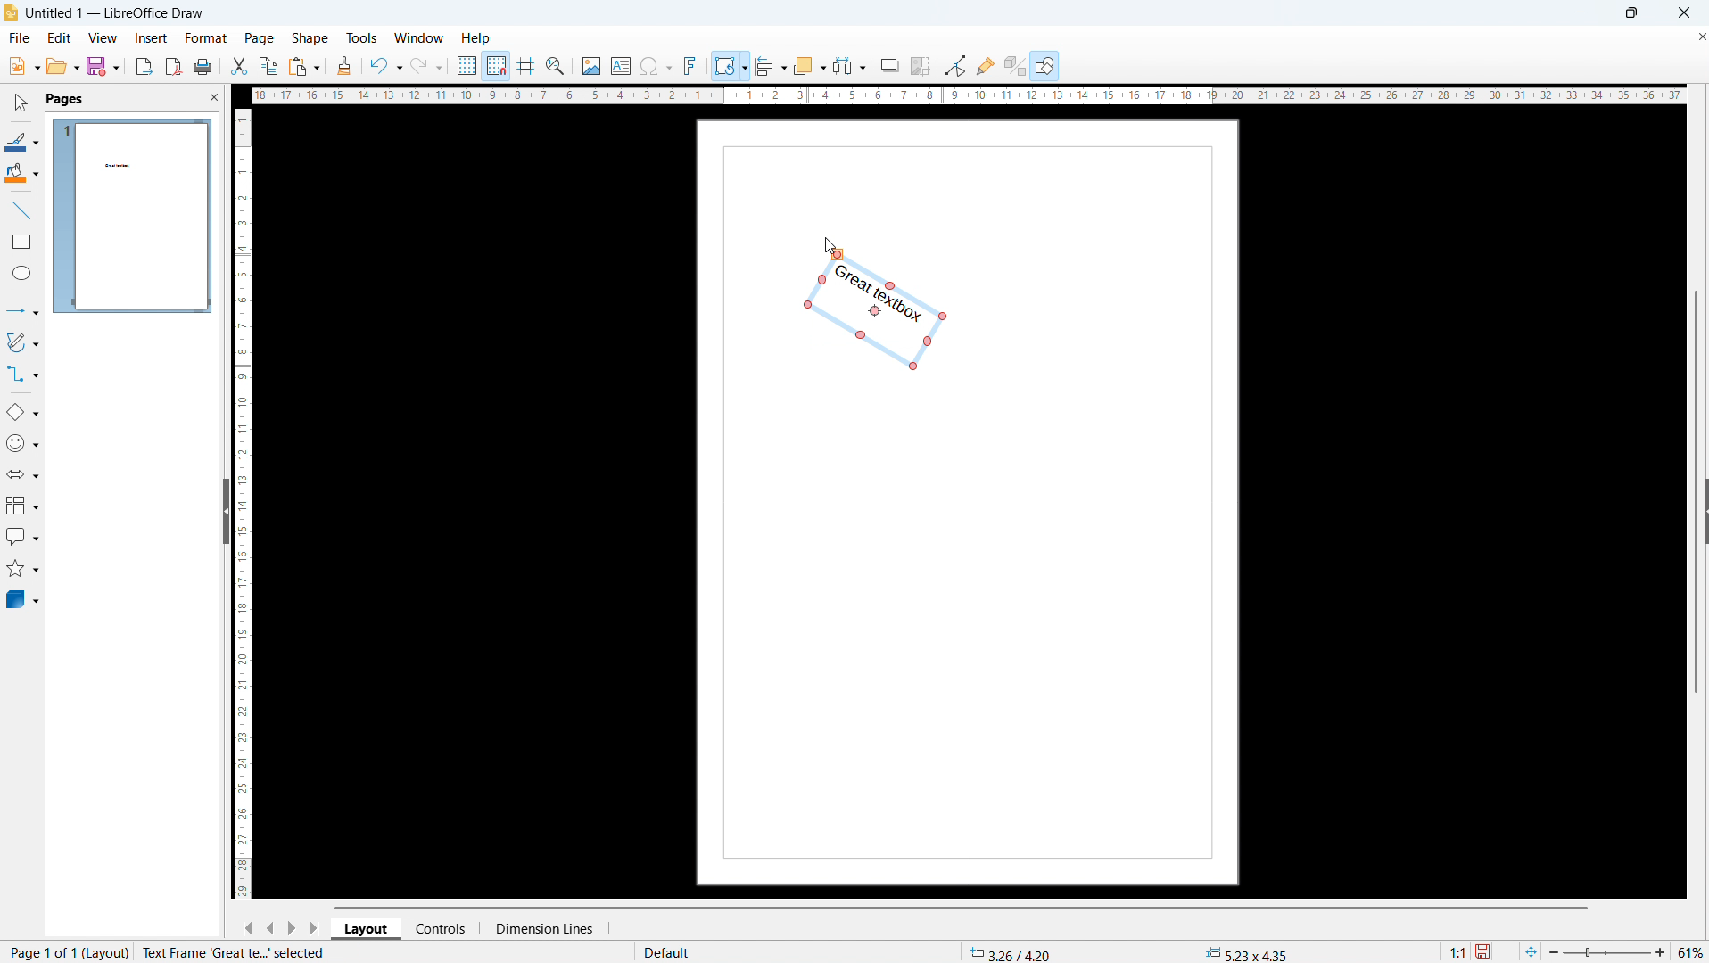 The image size is (1709, 963). What do you see at coordinates (1014, 66) in the screenshot?
I see `toggle extrusion` at bounding box center [1014, 66].